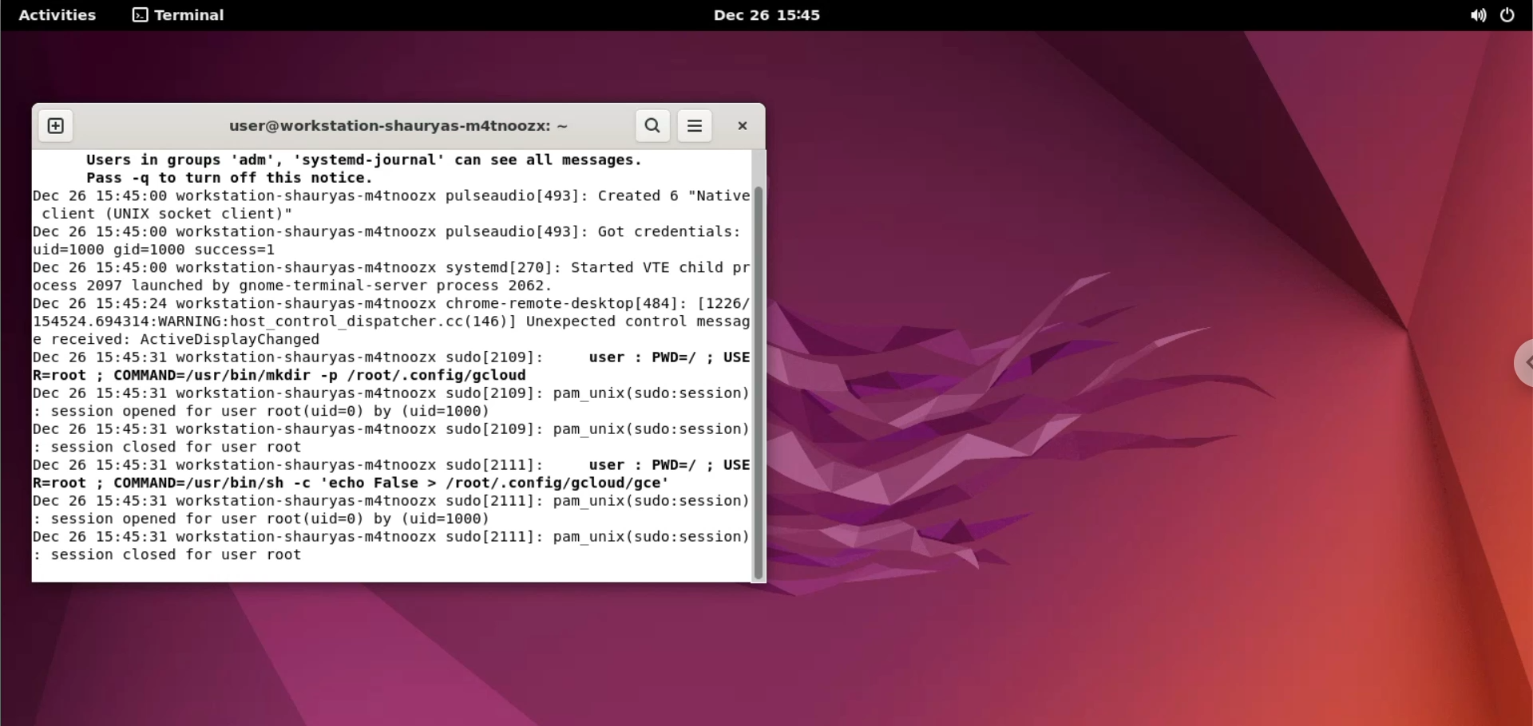 The width and height of the screenshot is (1533, 726). I want to click on power options, so click(1511, 16).